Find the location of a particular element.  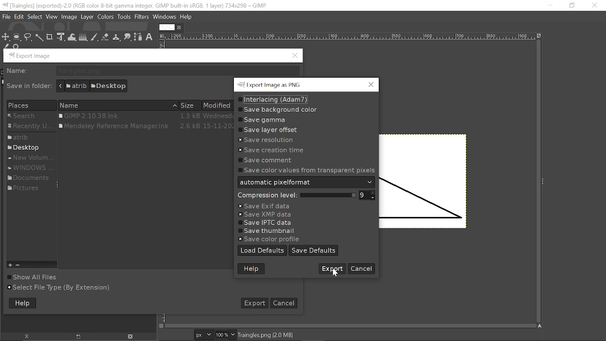

Clone tool is located at coordinates (116, 37).